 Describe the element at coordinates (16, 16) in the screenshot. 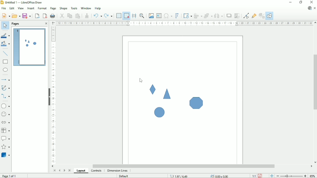

I see `Open ` at that location.